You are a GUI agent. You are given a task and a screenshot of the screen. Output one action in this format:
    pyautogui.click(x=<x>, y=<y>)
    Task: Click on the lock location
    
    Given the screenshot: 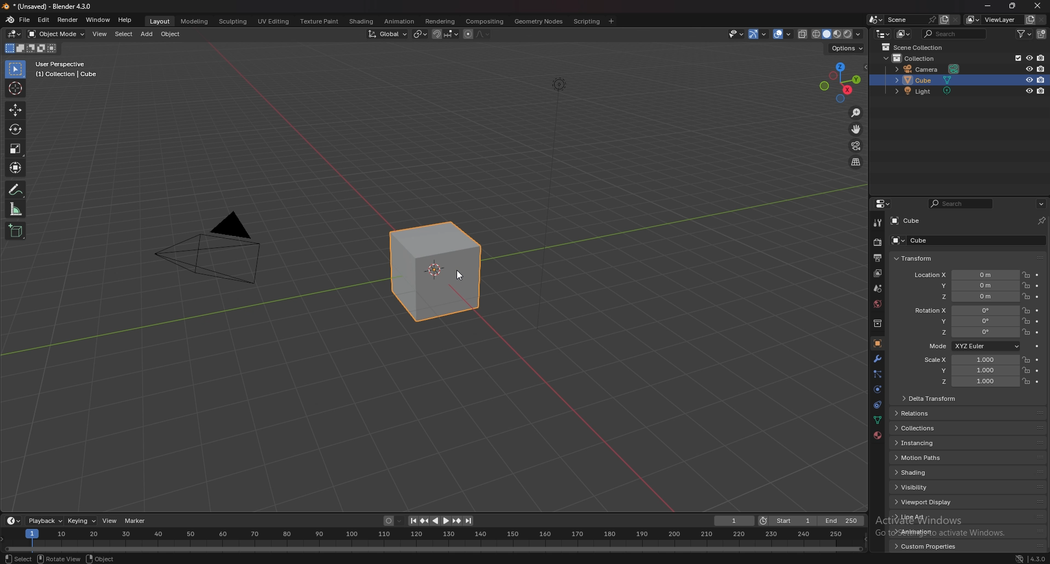 What is the action you would take?
    pyautogui.click(x=1026, y=285)
    